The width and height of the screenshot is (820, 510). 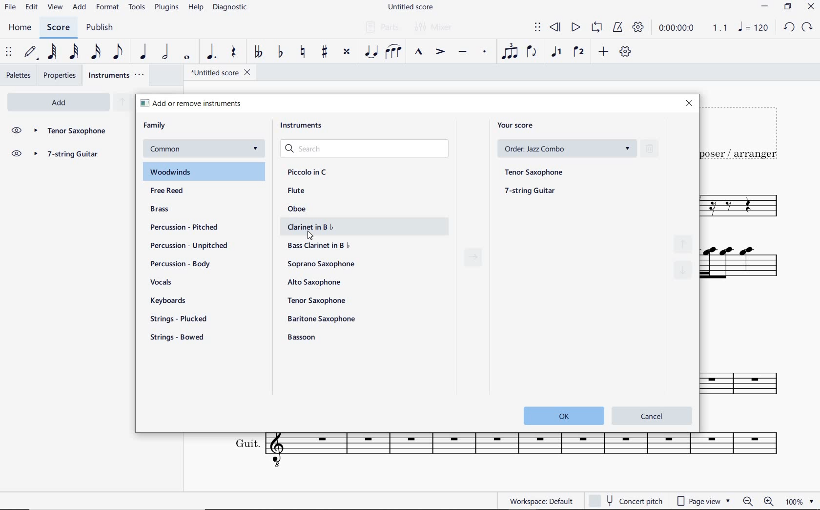 What do you see at coordinates (753, 27) in the screenshot?
I see `NOTE` at bounding box center [753, 27].